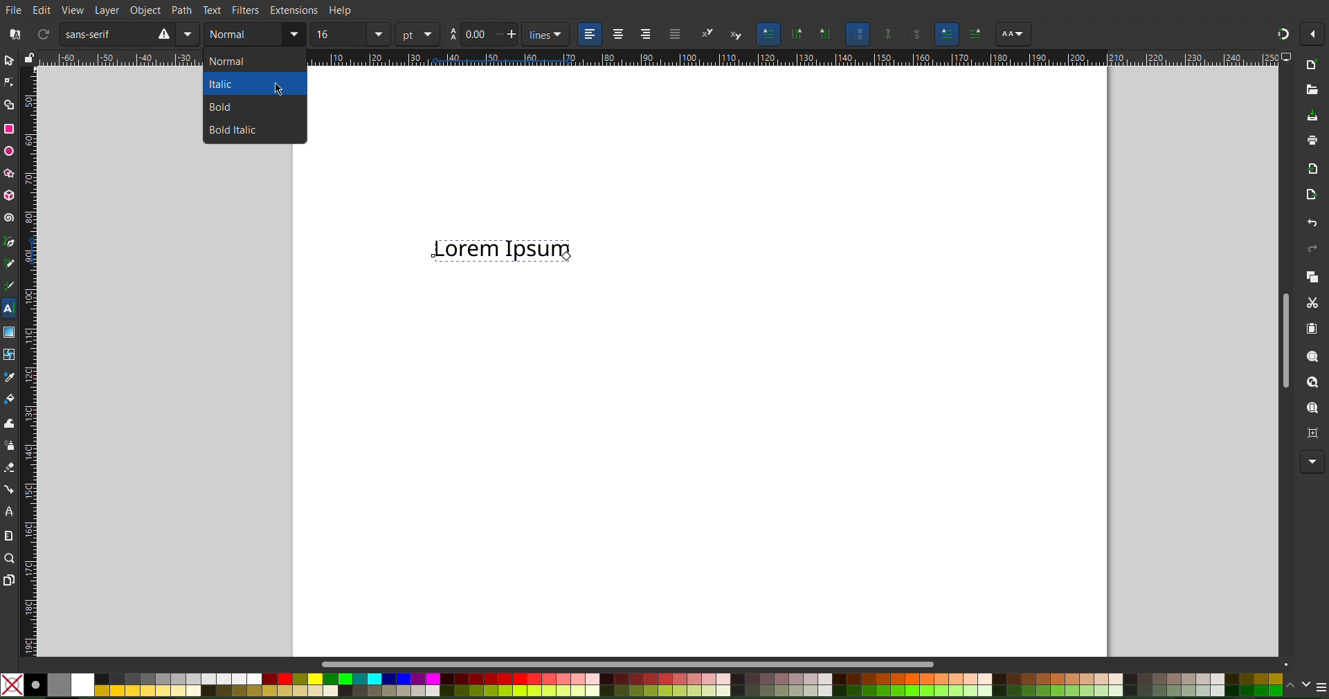 The height and width of the screenshot is (699, 1329). What do you see at coordinates (10, 242) in the screenshot?
I see `Pen Tool` at bounding box center [10, 242].